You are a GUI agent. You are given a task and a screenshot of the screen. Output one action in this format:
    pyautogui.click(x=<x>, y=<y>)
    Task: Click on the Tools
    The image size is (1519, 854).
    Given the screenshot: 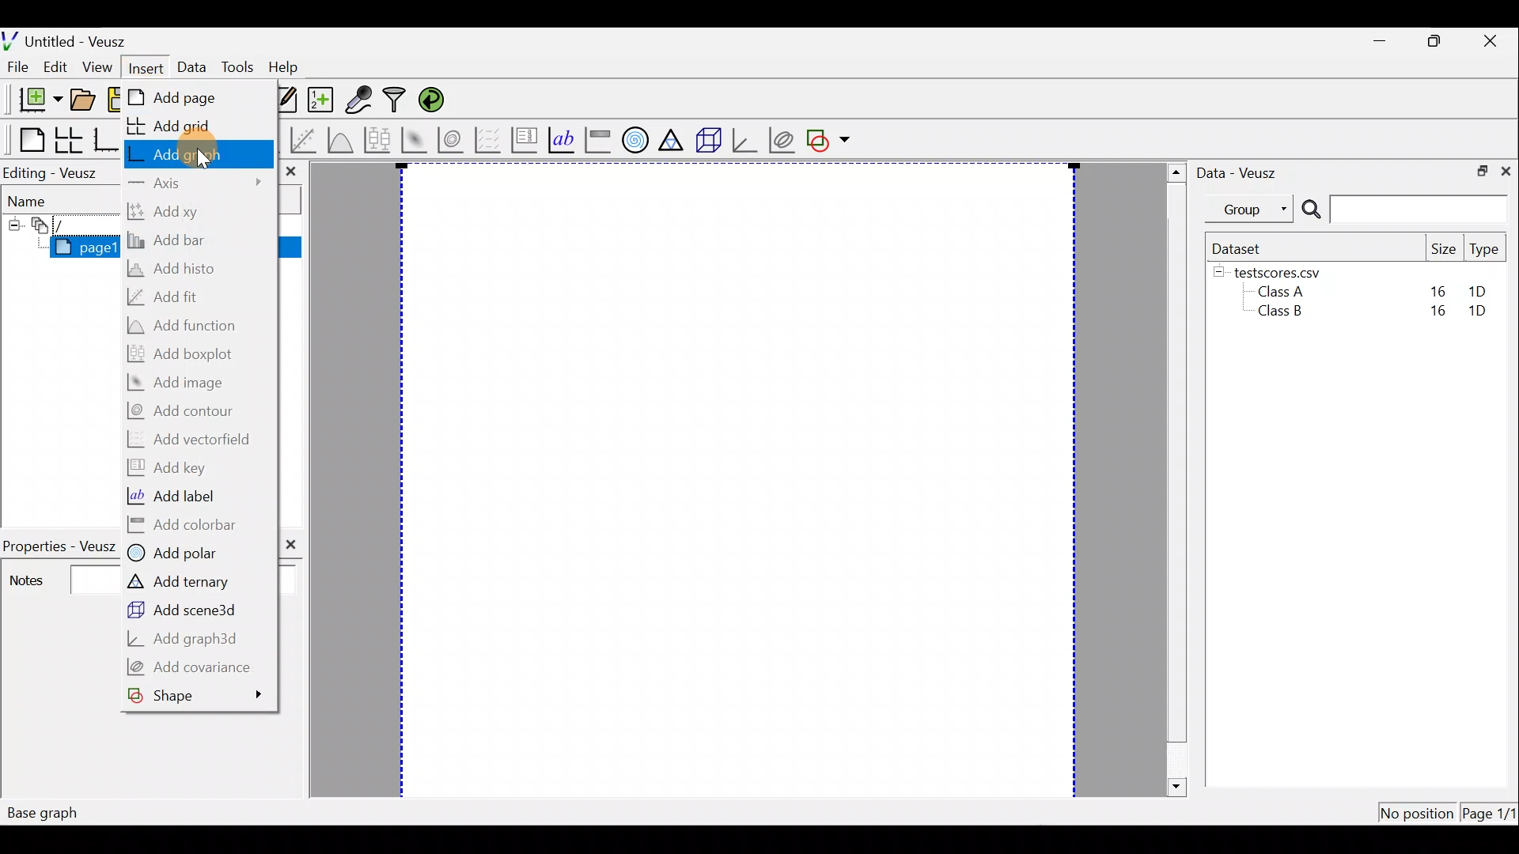 What is the action you would take?
    pyautogui.click(x=236, y=68)
    